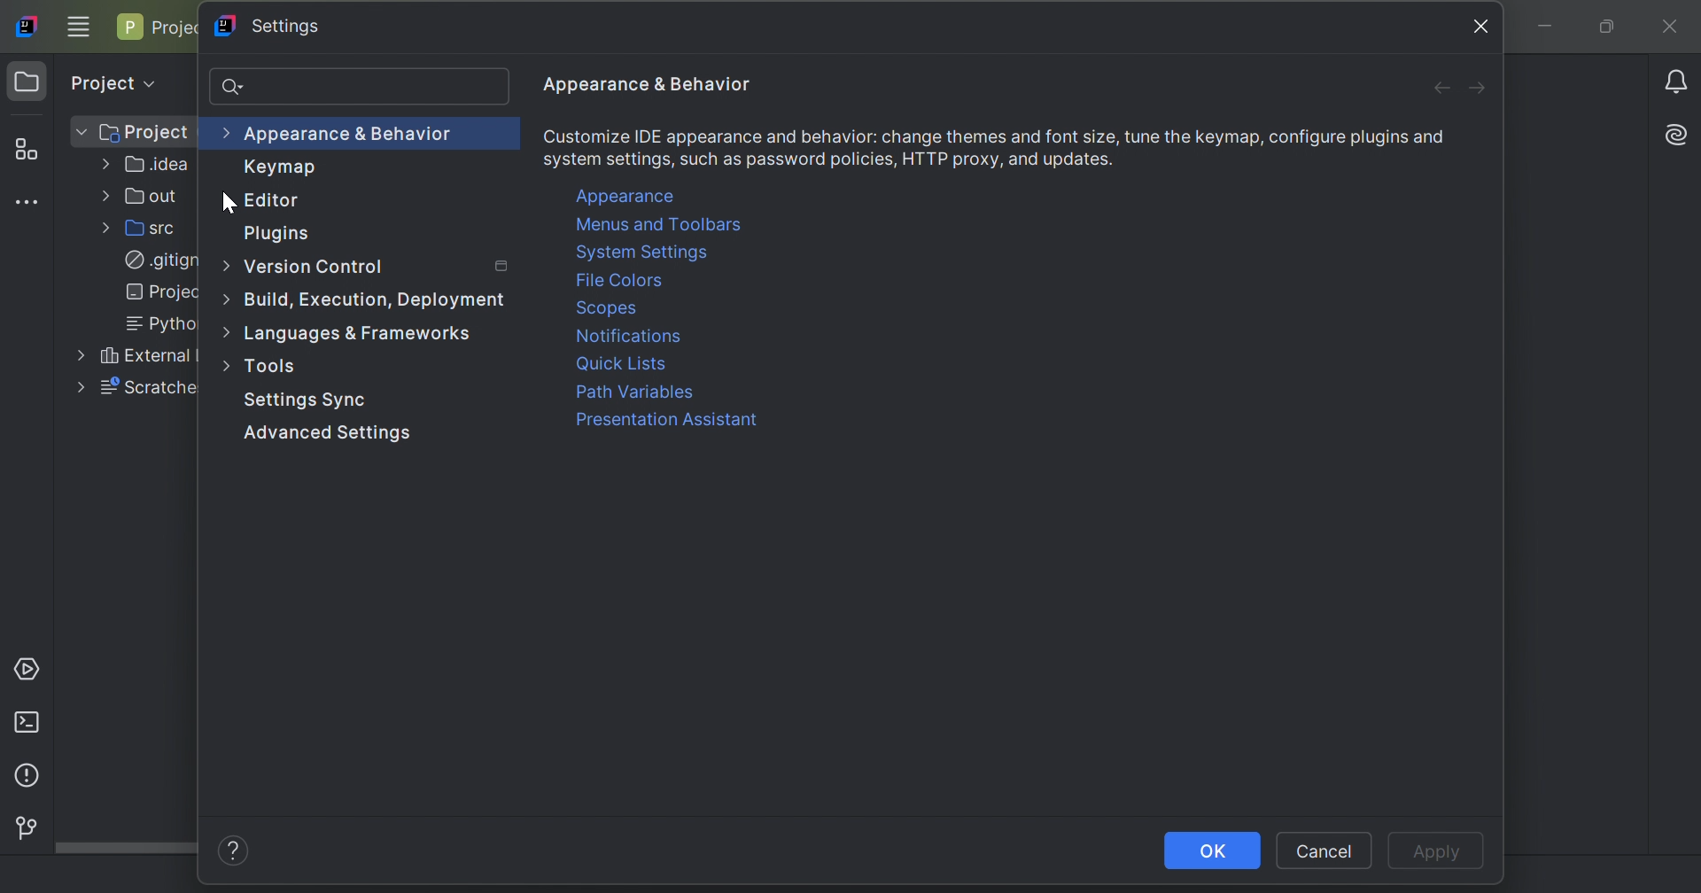 The image size is (1701, 893). I want to click on Notifications, so click(628, 336).